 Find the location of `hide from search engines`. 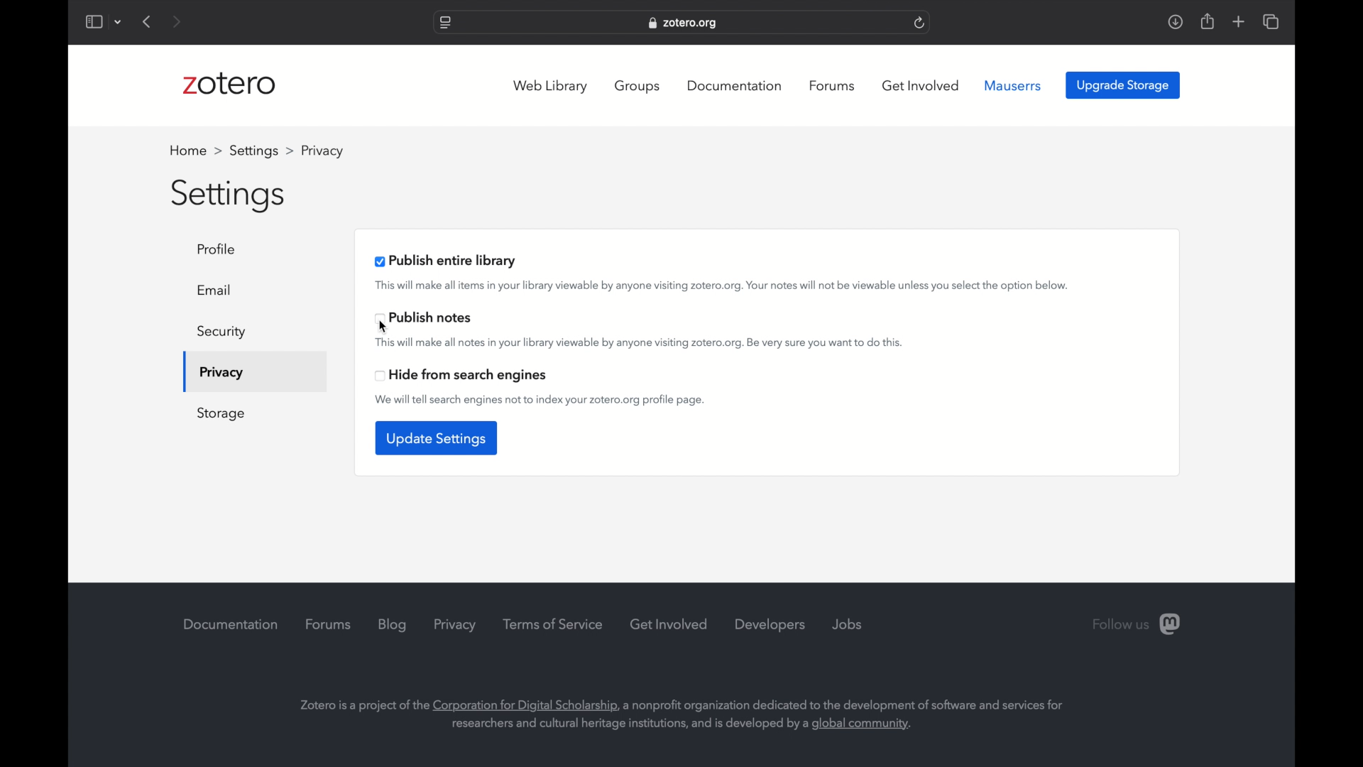

hide from search engines is located at coordinates (461, 376).